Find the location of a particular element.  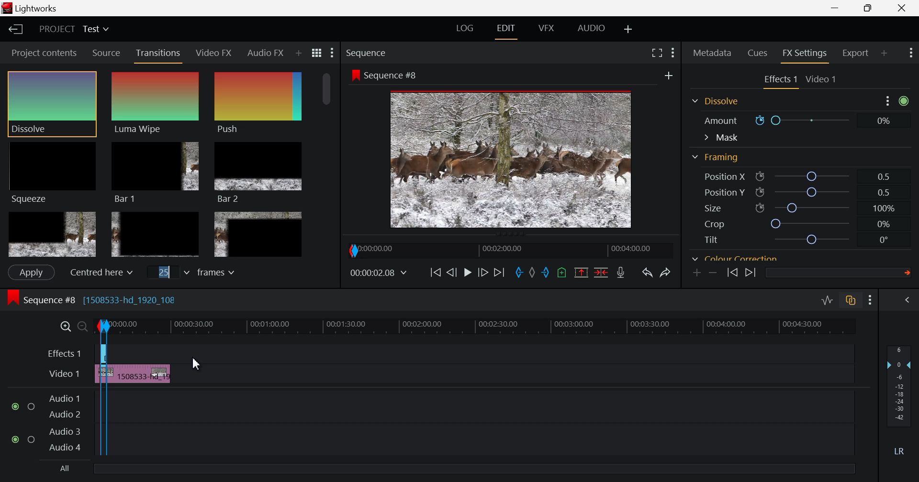

VFX is located at coordinates (547, 28).